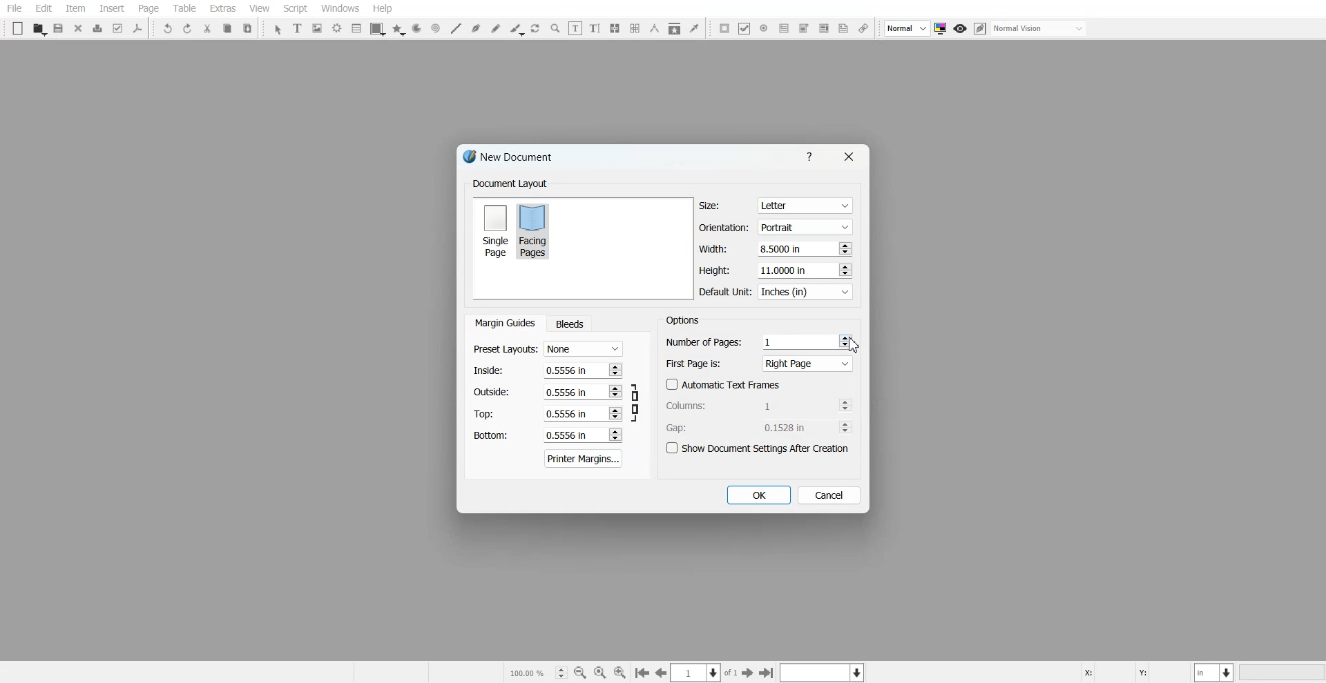  Describe the element at coordinates (357, 28) in the screenshot. I see `List` at that location.